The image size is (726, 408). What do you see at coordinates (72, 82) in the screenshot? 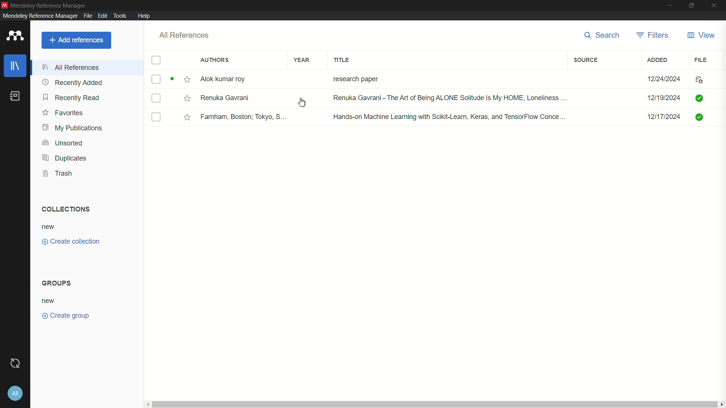
I see `recently added` at bounding box center [72, 82].